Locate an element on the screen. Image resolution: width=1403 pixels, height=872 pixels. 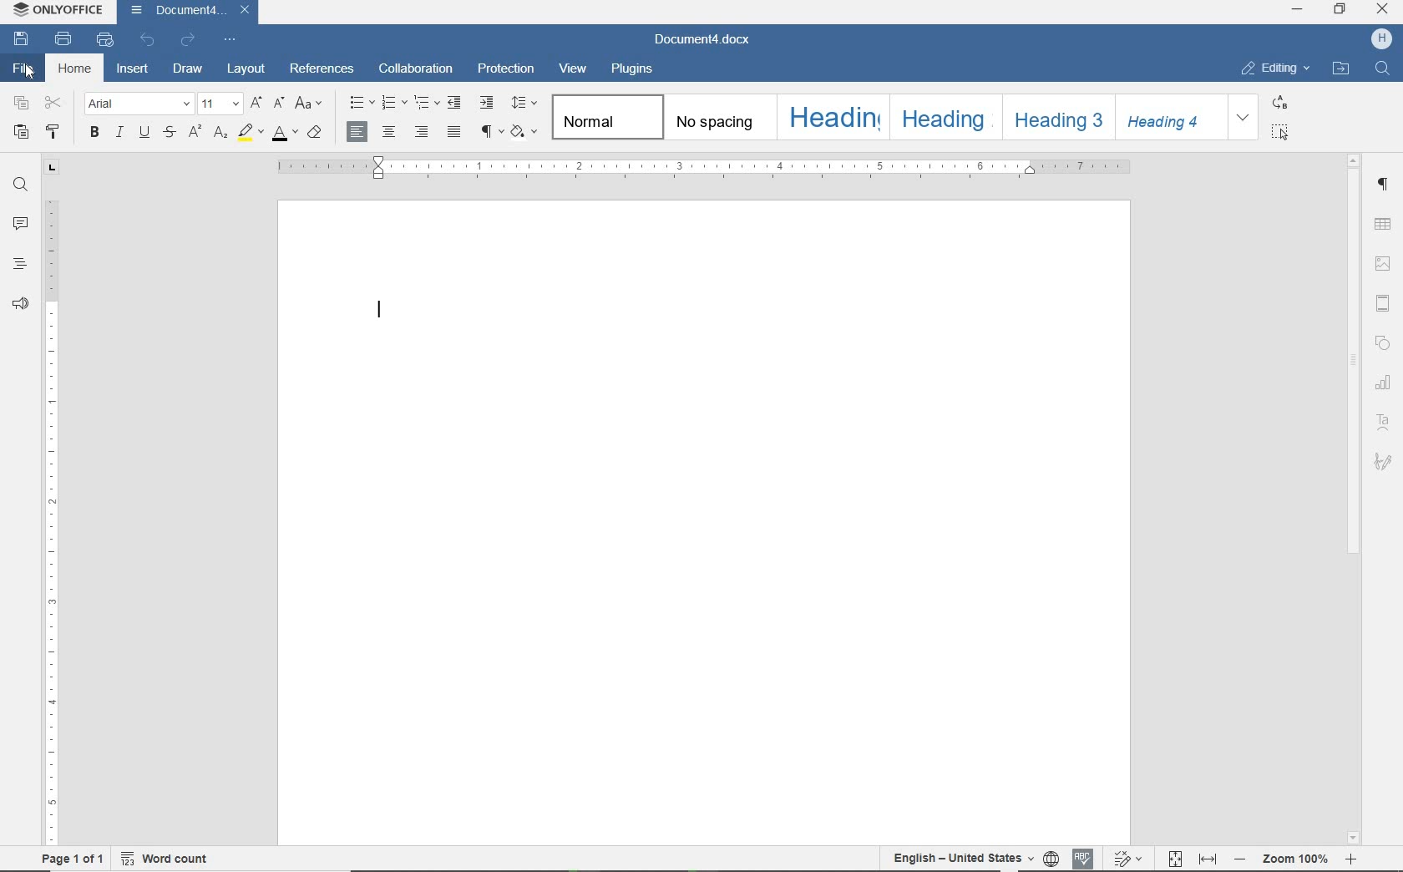
layout is located at coordinates (246, 69).